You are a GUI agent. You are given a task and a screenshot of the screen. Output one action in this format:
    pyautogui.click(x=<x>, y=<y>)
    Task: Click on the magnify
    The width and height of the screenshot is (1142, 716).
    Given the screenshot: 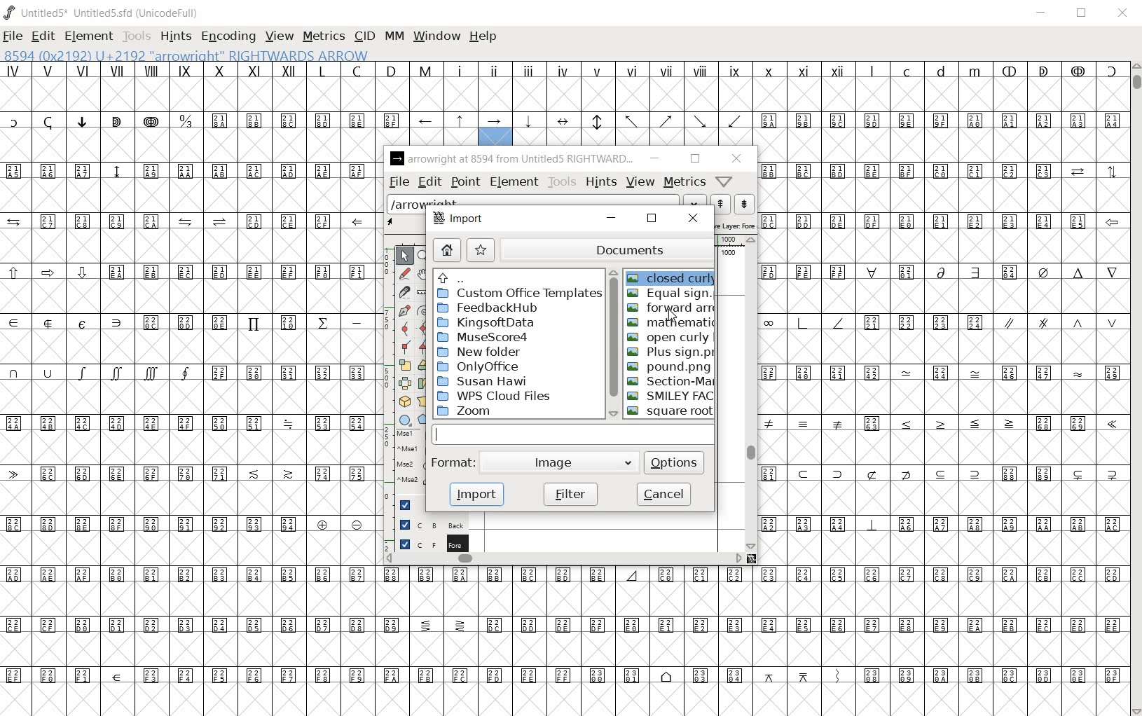 What is the action you would take?
    pyautogui.click(x=426, y=256)
    